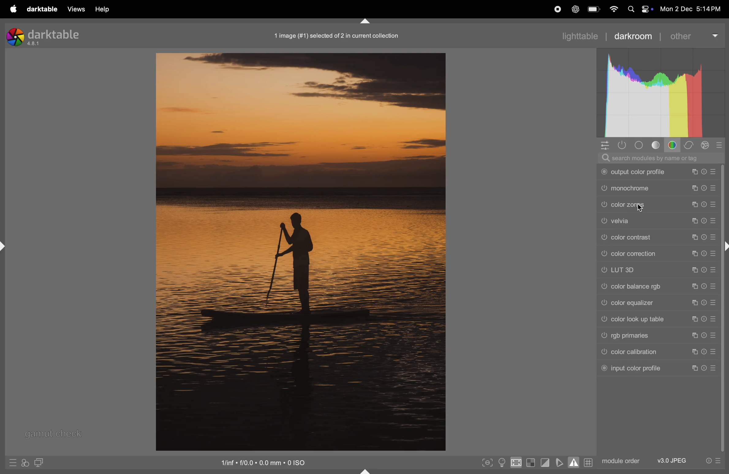 This screenshot has width=729, height=474. What do you see at coordinates (703, 303) in the screenshot?
I see `Timer` at bounding box center [703, 303].